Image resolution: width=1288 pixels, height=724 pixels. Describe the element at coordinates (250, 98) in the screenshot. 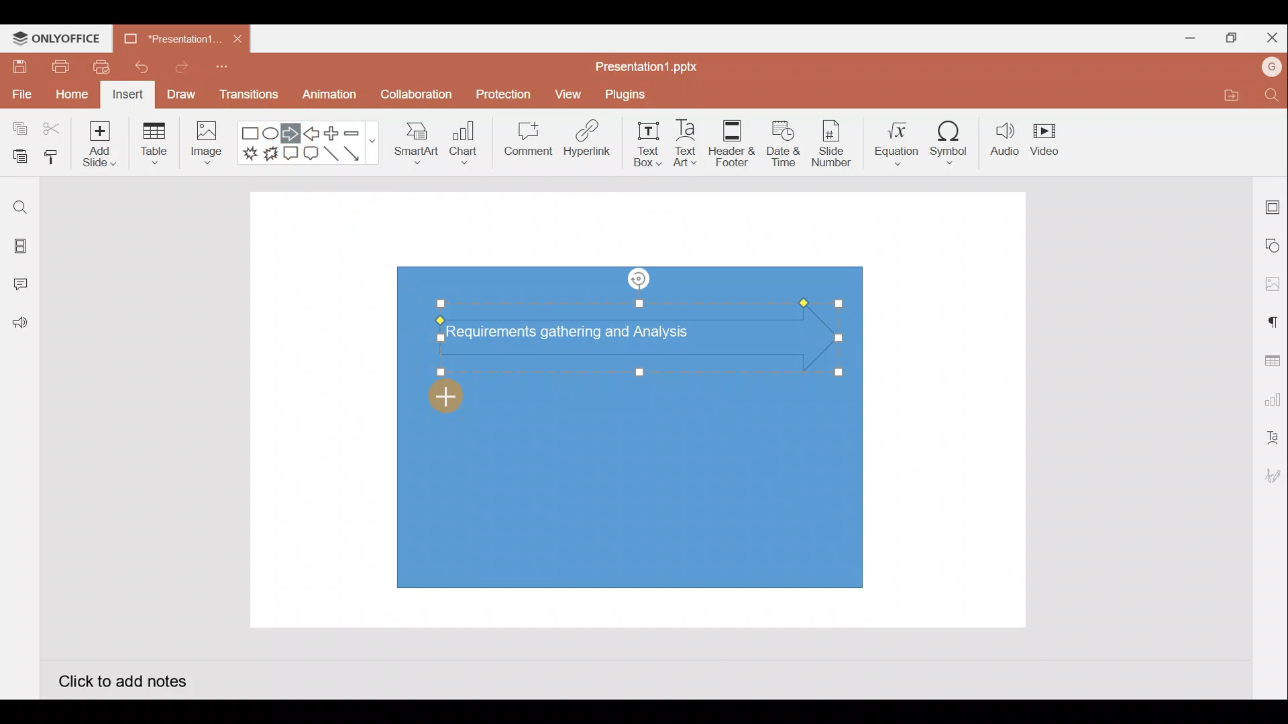

I see `Transitions` at that location.